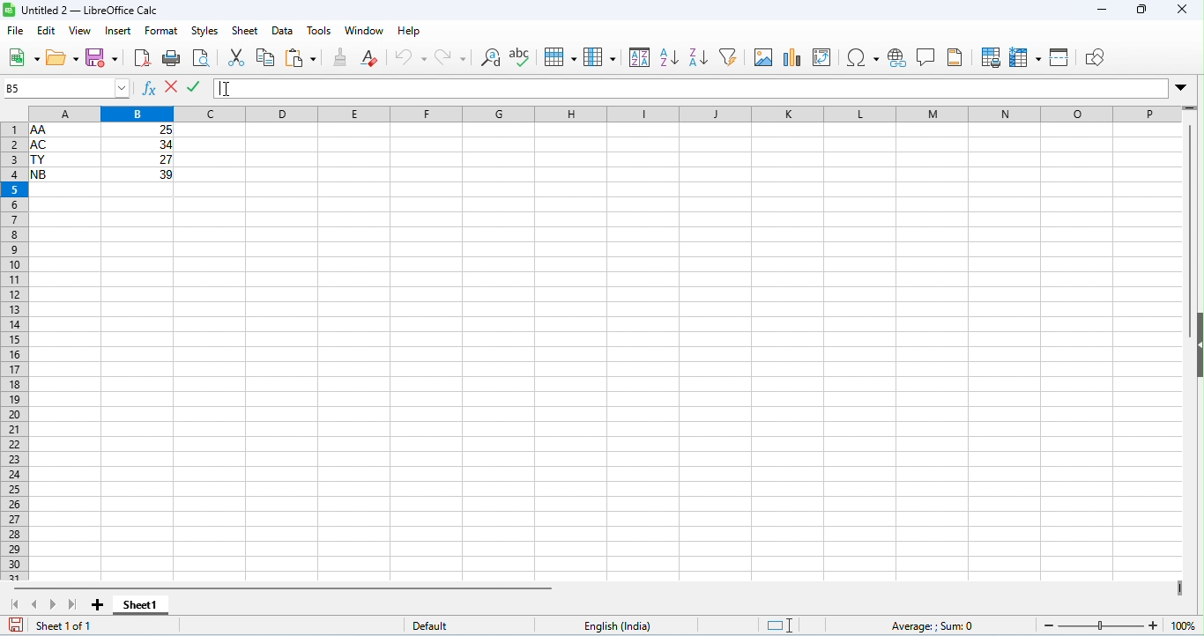 The width and height of the screenshot is (1204, 636). What do you see at coordinates (283, 32) in the screenshot?
I see `data` at bounding box center [283, 32].